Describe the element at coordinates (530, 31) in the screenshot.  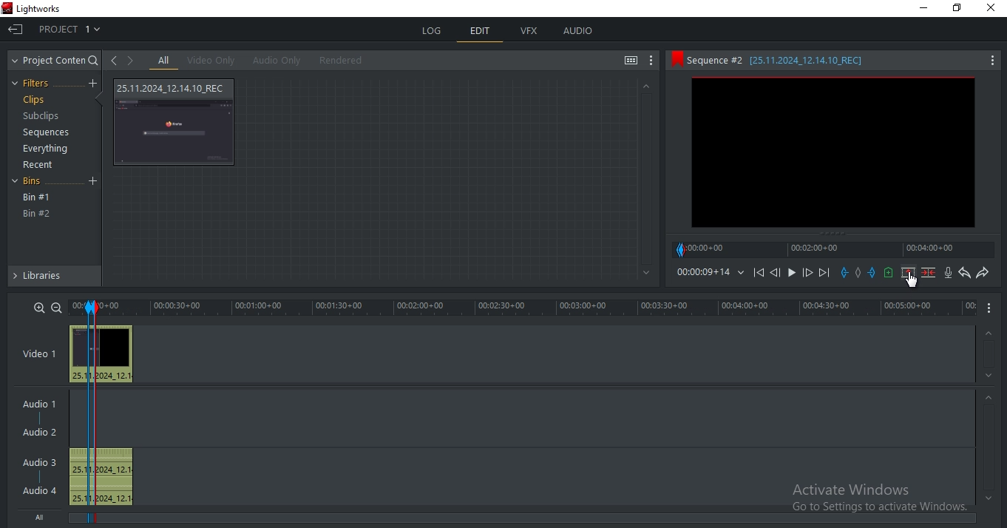
I see `vfx` at that location.